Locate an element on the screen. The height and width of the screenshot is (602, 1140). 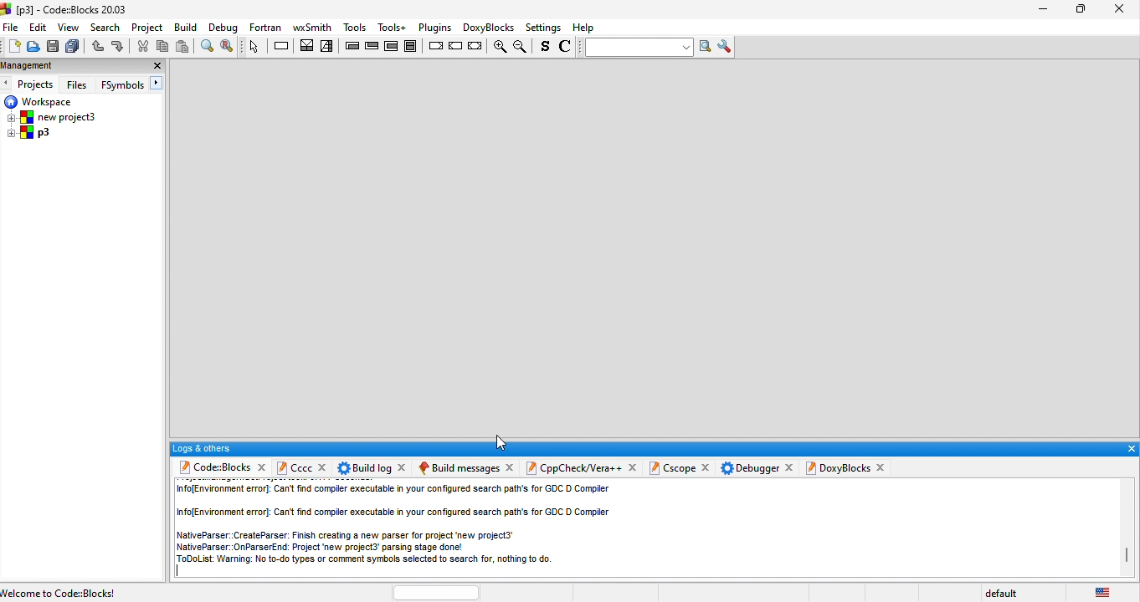
message panel appeared is located at coordinates (457, 467).